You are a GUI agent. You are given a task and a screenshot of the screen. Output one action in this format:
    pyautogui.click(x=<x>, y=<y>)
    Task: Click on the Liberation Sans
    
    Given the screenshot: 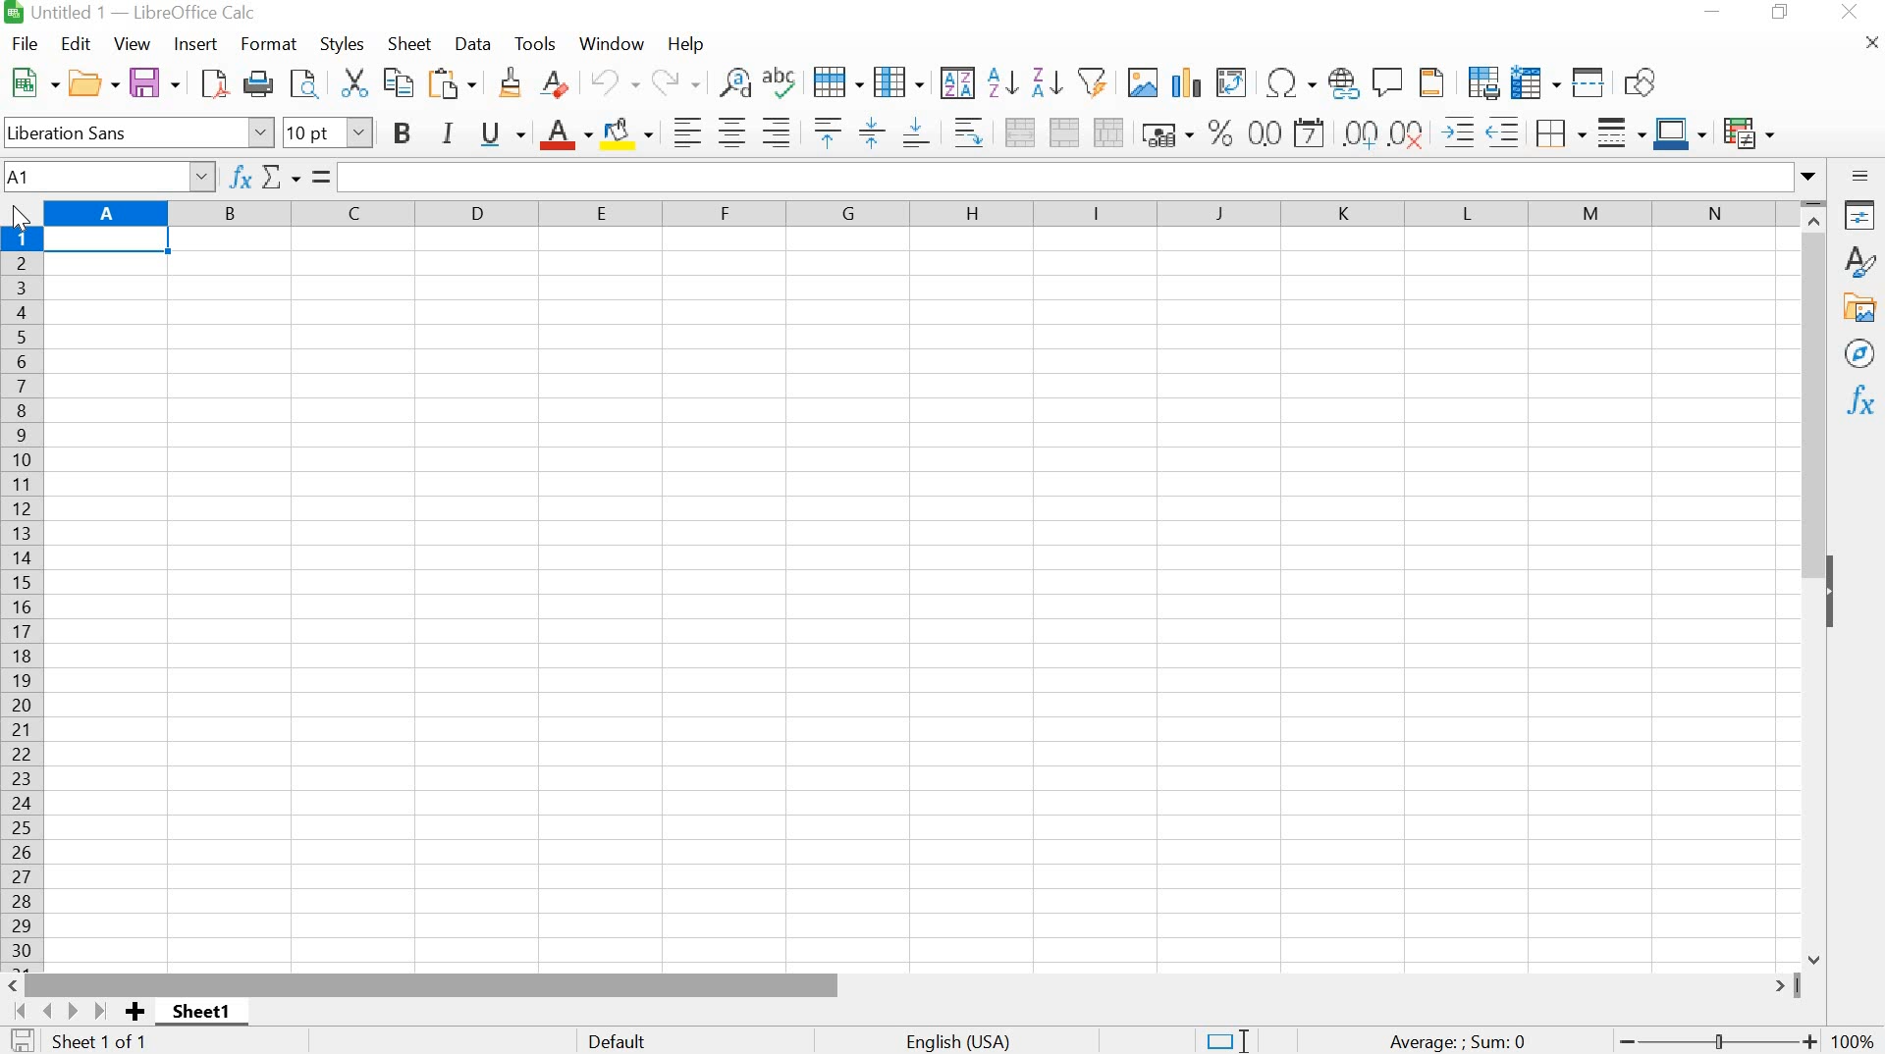 What is the action you would take?
    pyautogui.click(x=137, y=132)
    